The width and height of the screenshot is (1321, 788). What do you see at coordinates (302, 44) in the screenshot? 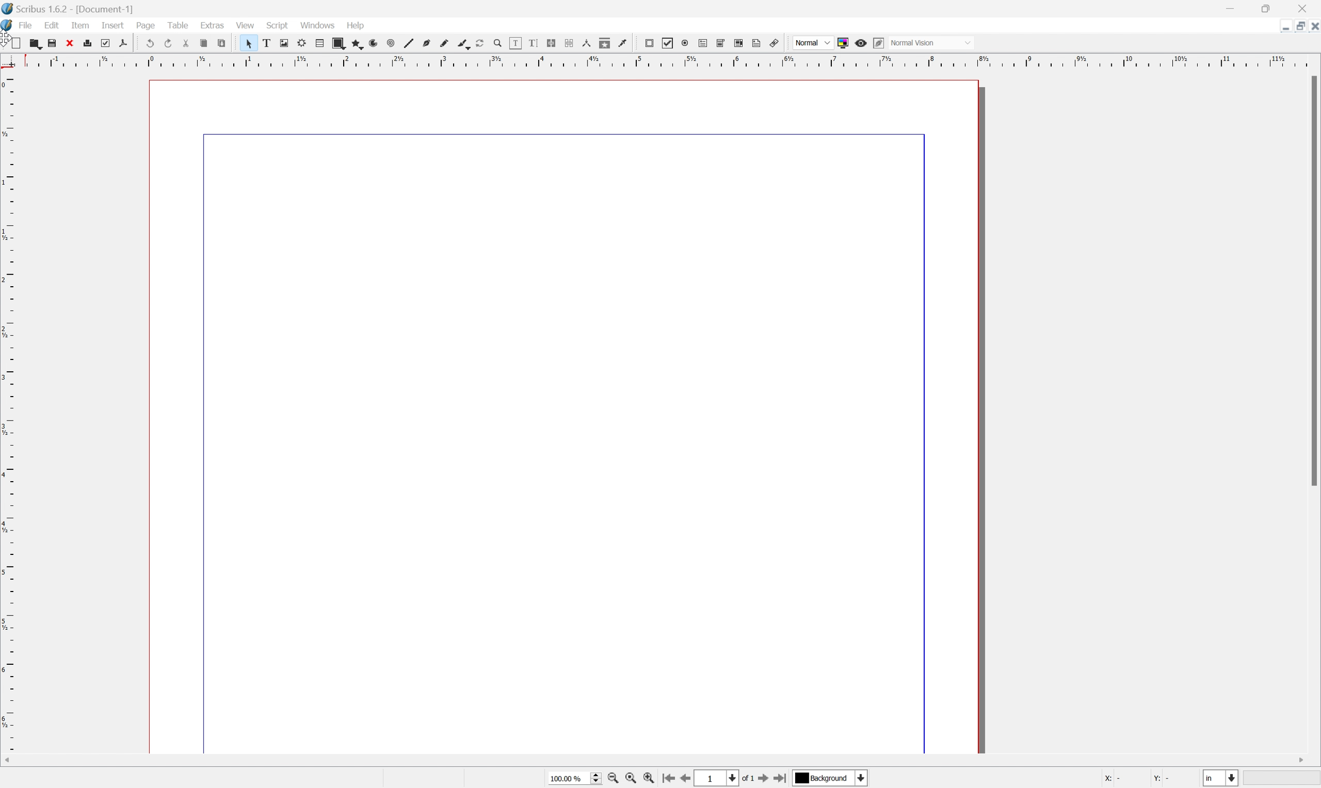
I see `render frame` at bounding box center [302, 44].